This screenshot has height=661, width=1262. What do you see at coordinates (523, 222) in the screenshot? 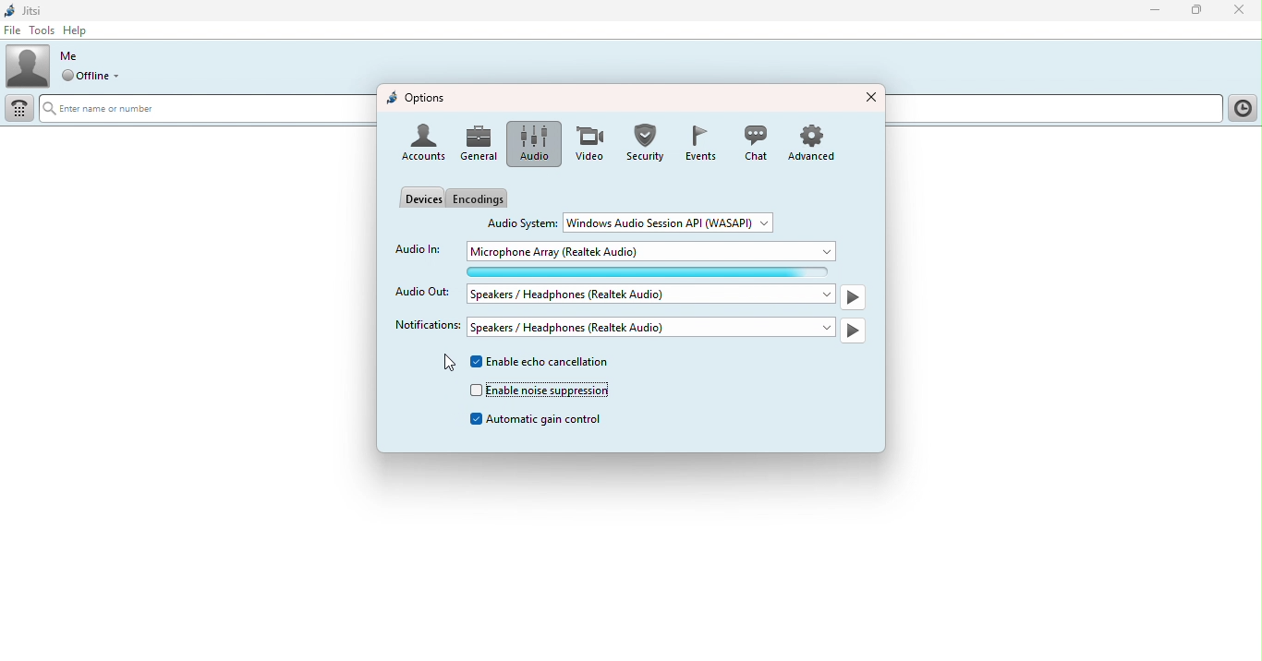
I see `Audio System` at bounding box center [523, 222].